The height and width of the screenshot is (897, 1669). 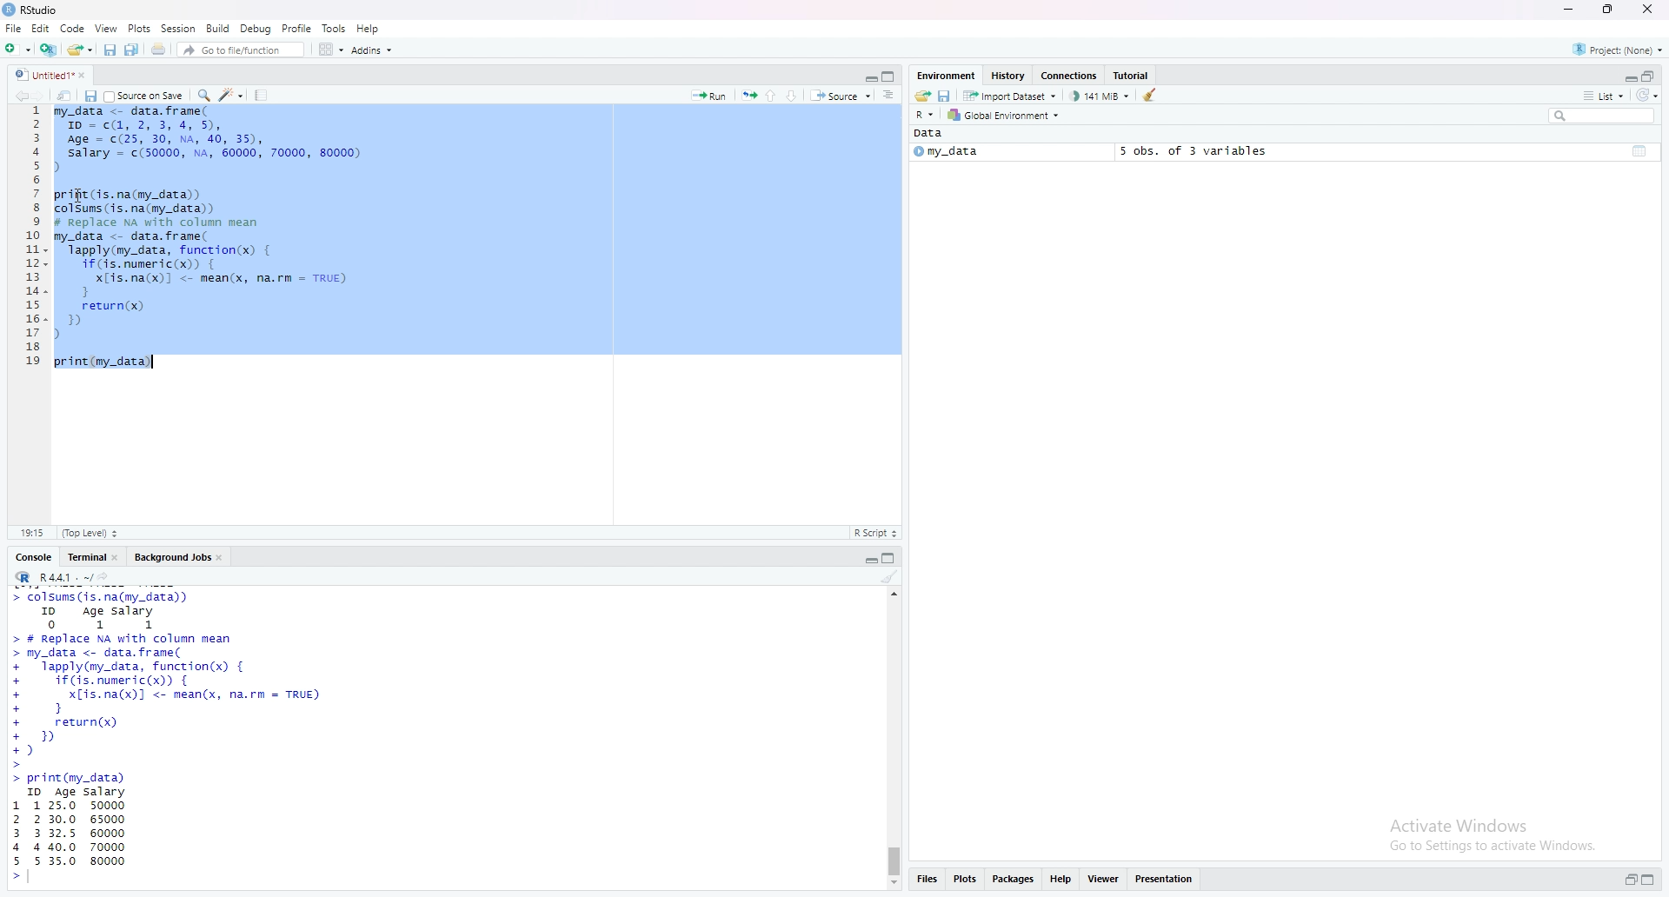 I want to click on project(None), so click(x=1620, y=52).